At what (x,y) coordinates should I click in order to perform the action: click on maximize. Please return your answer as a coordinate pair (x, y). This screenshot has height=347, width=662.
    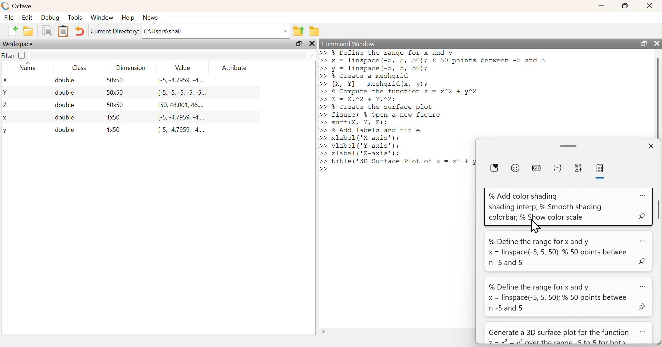
    Looking at the image, I should click on (643, 43).